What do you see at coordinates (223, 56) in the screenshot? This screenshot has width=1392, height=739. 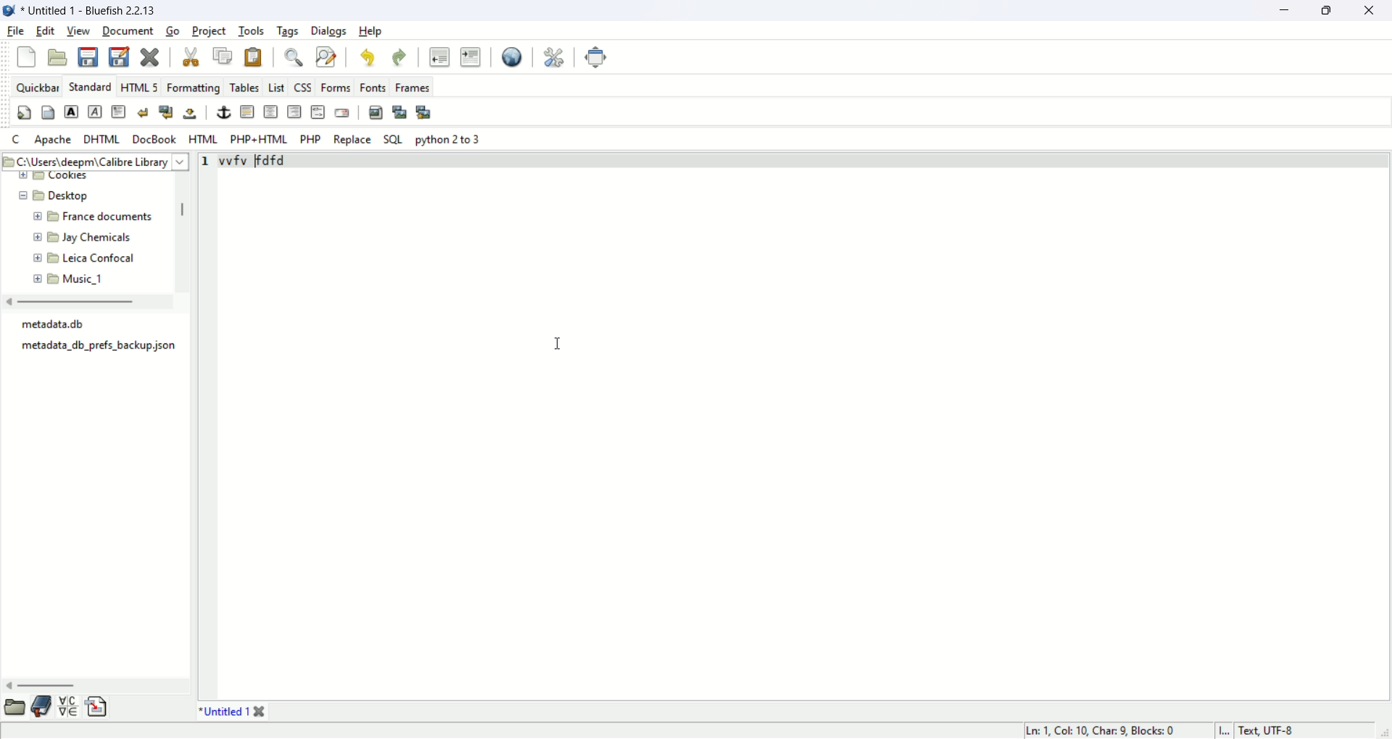 I see `copy` at bounding box center [223, 56].